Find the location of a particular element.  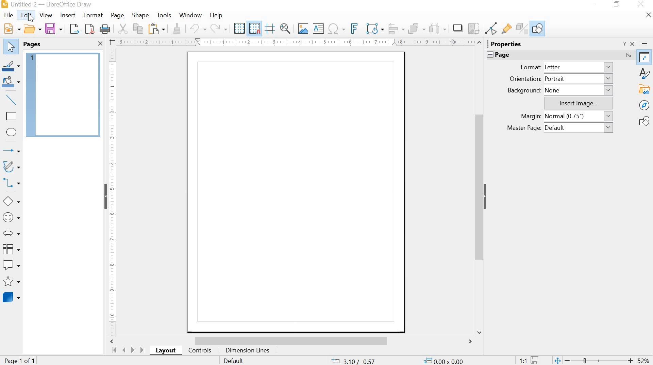

Lines and Arrows (double click for multi-selection) is located at coordinates (11, 151).